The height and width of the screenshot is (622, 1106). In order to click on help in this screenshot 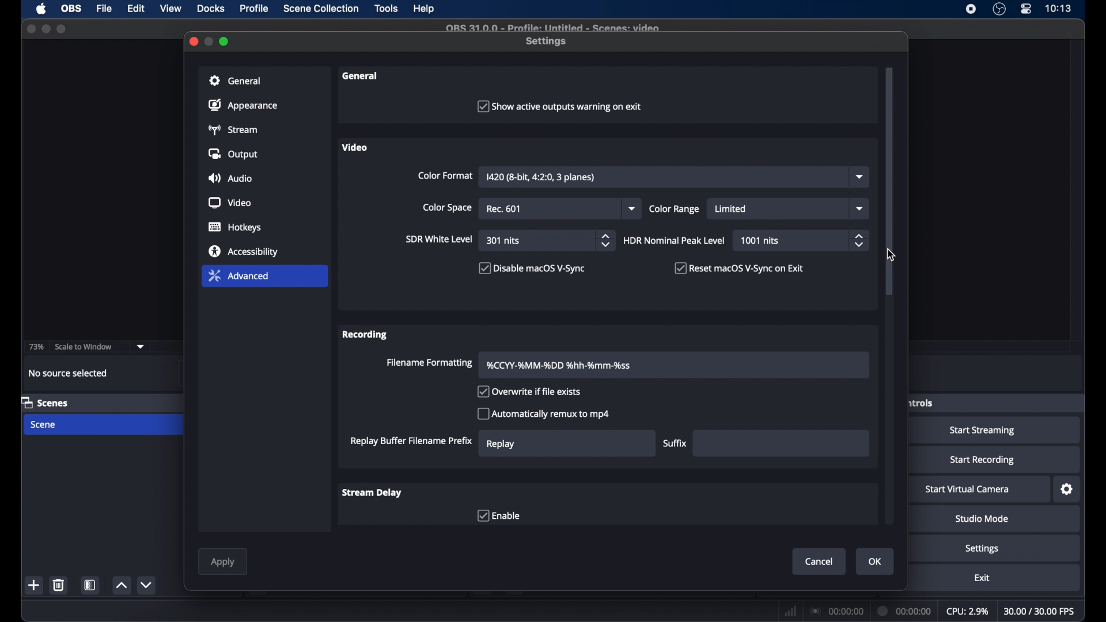, I will do `click(425, 9)`.